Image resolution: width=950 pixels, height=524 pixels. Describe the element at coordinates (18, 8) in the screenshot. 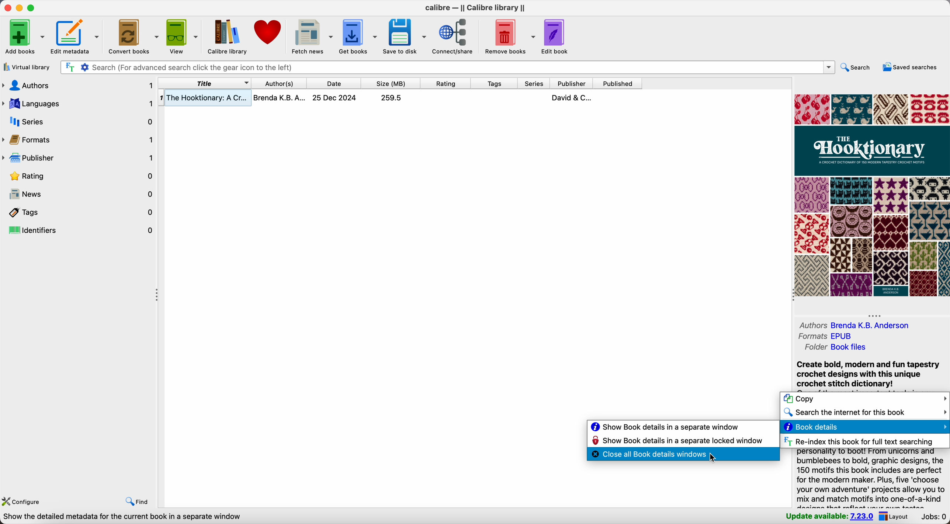

I see `minimize` at that location.